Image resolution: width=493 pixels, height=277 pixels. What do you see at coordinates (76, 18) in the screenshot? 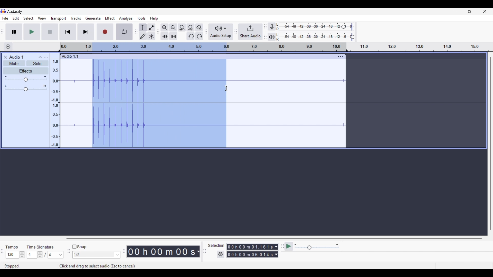
I see `Tracks menu` at bounding box center [76, 18].